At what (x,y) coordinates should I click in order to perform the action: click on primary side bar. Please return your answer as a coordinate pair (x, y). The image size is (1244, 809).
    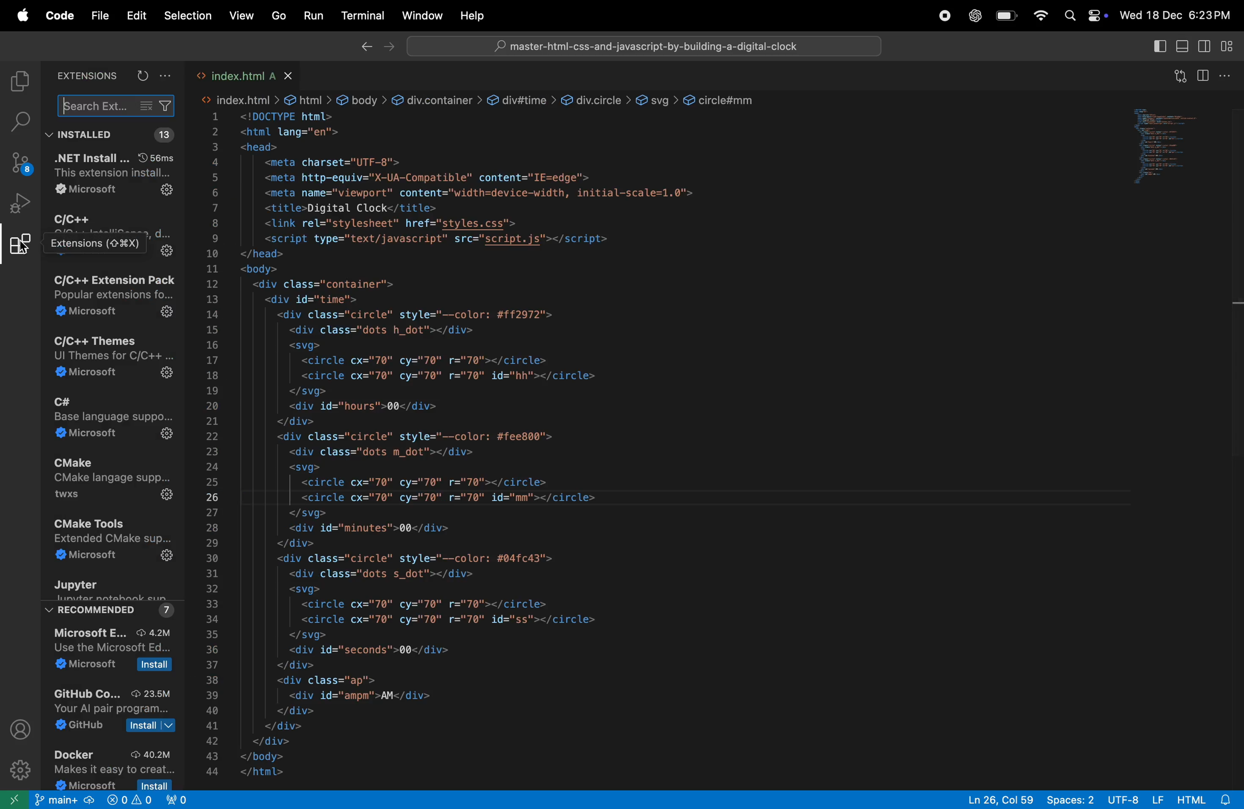
    Looking at the image, I should click on (1159, 46).